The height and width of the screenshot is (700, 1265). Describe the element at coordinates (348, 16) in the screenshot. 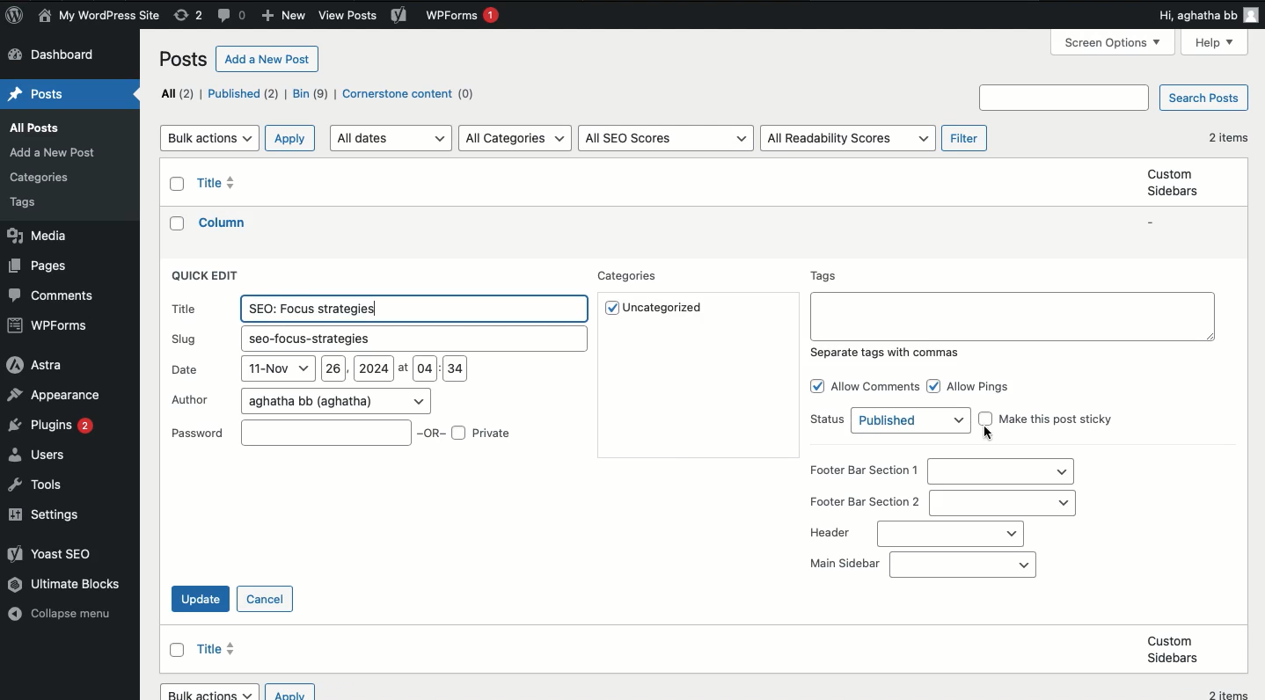

I see `View posts` at that location.